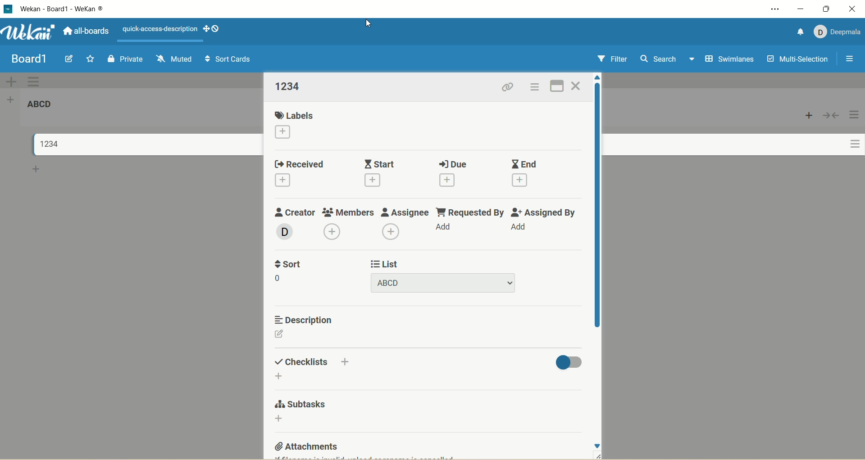 The width and height of the screenshot is (865, 460). What do you see at coordinates (286, 264) in the screenshot?
I see `sort` at bounding box center [286, 264].